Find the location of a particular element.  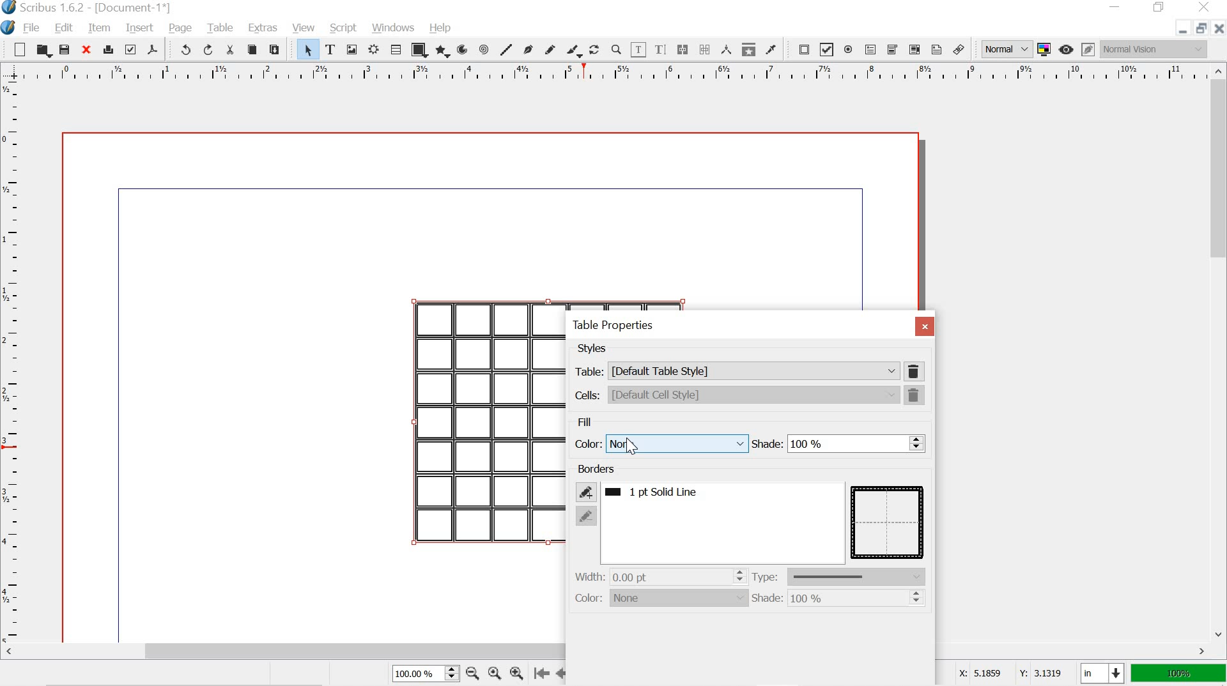

normal is located at coordinates (1002, 47).